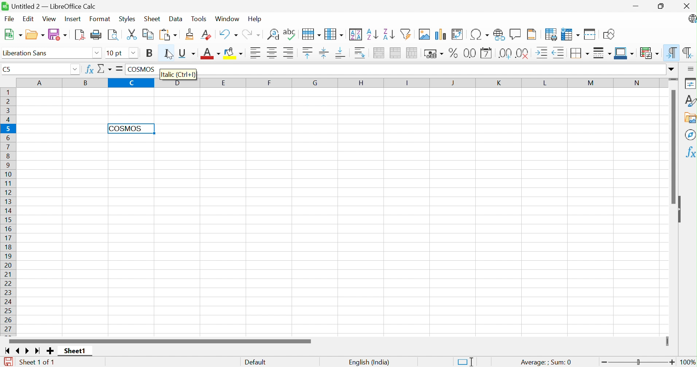 This screenshot has width=697, height=367. What do you see at coordinates (190, 33) in the screenshot?
I see `Clone formatting` at bounding box center [190, 33].